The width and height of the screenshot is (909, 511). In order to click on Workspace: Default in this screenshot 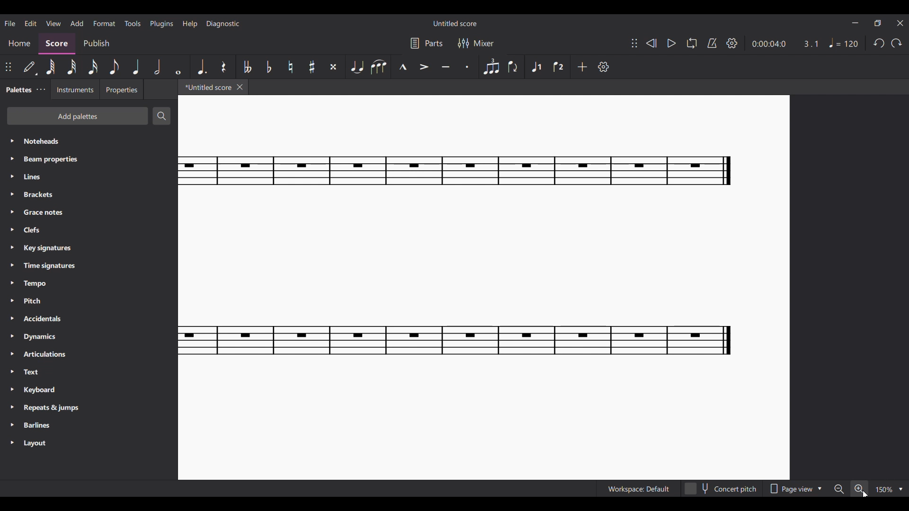, I will do `click(639, 489)`.